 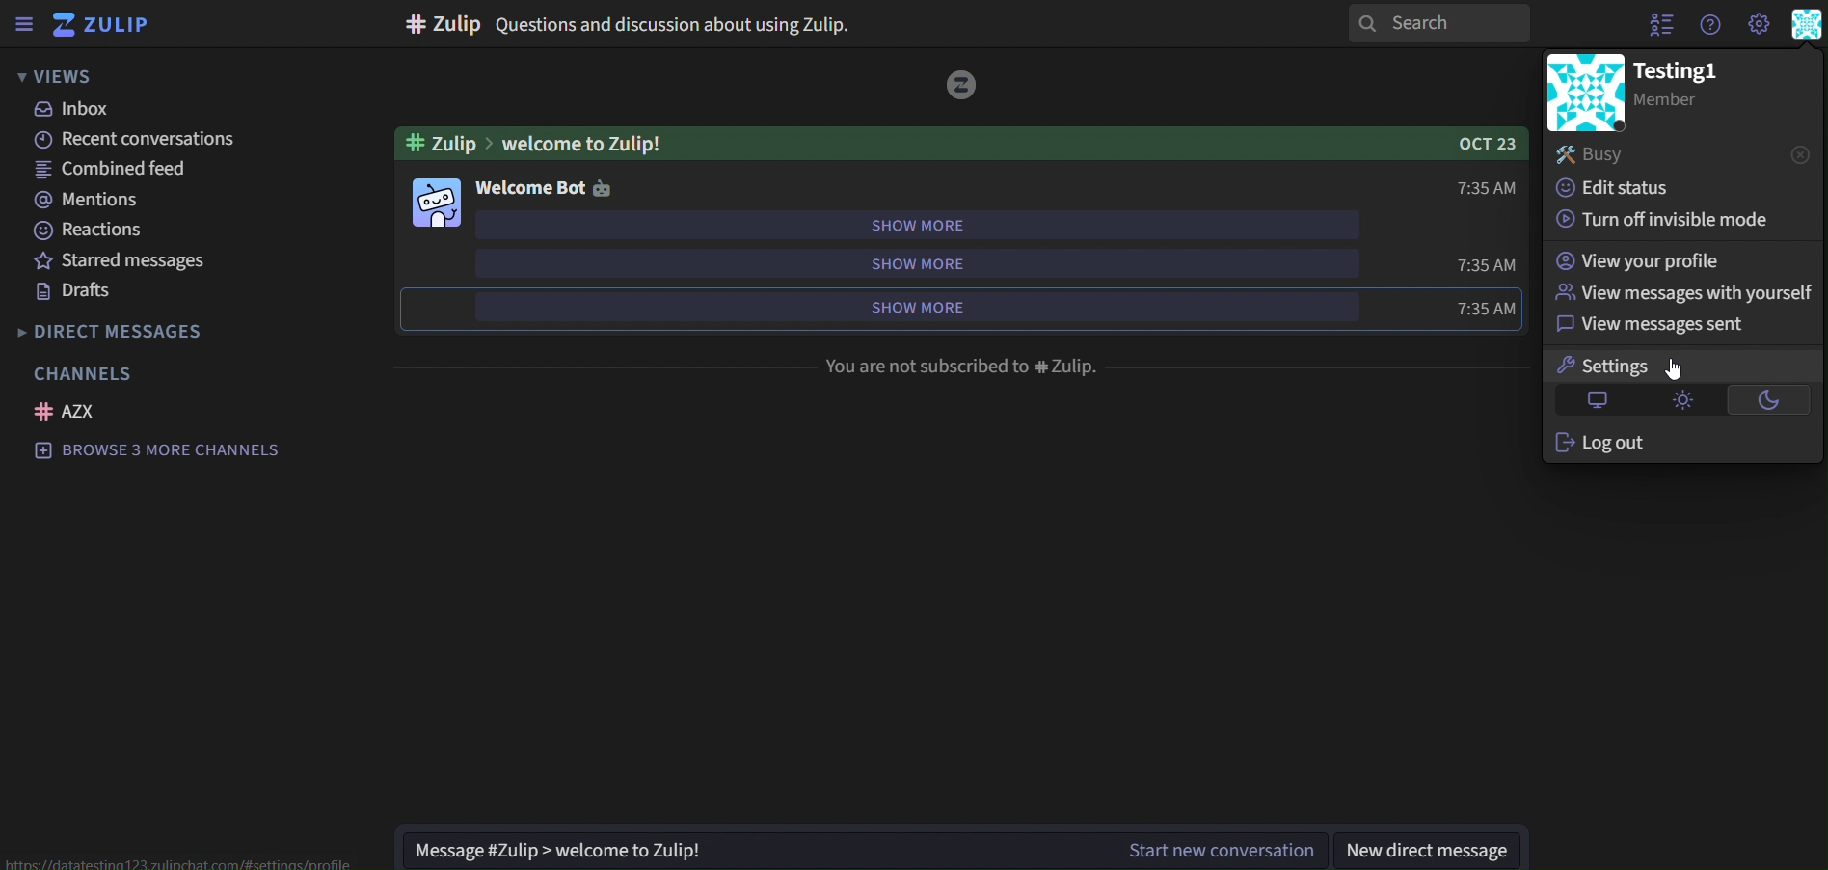 I want to click on settings, so click(x=1613, y=366).